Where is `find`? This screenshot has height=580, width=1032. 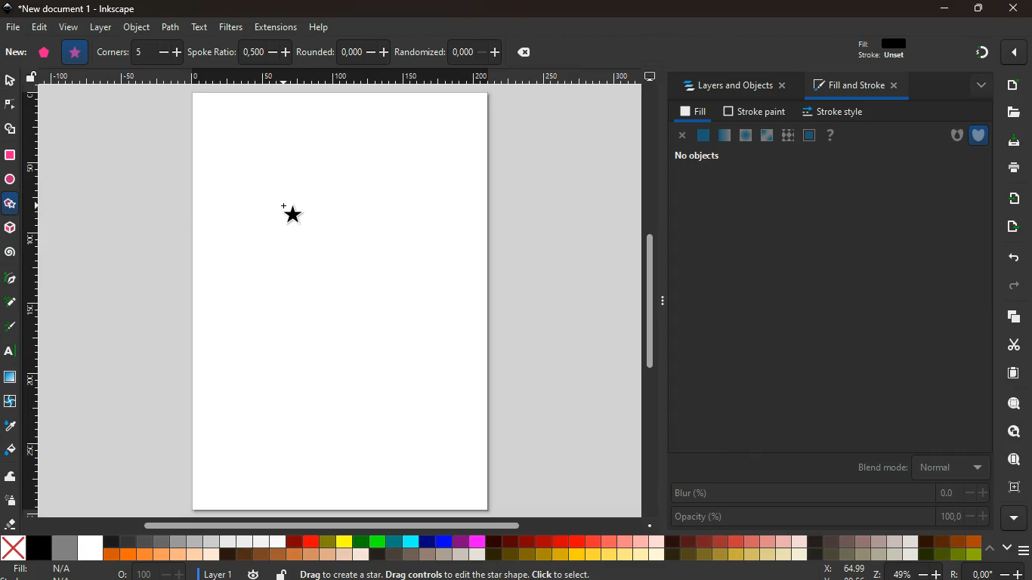
find is located at coordinates (1011, 459).